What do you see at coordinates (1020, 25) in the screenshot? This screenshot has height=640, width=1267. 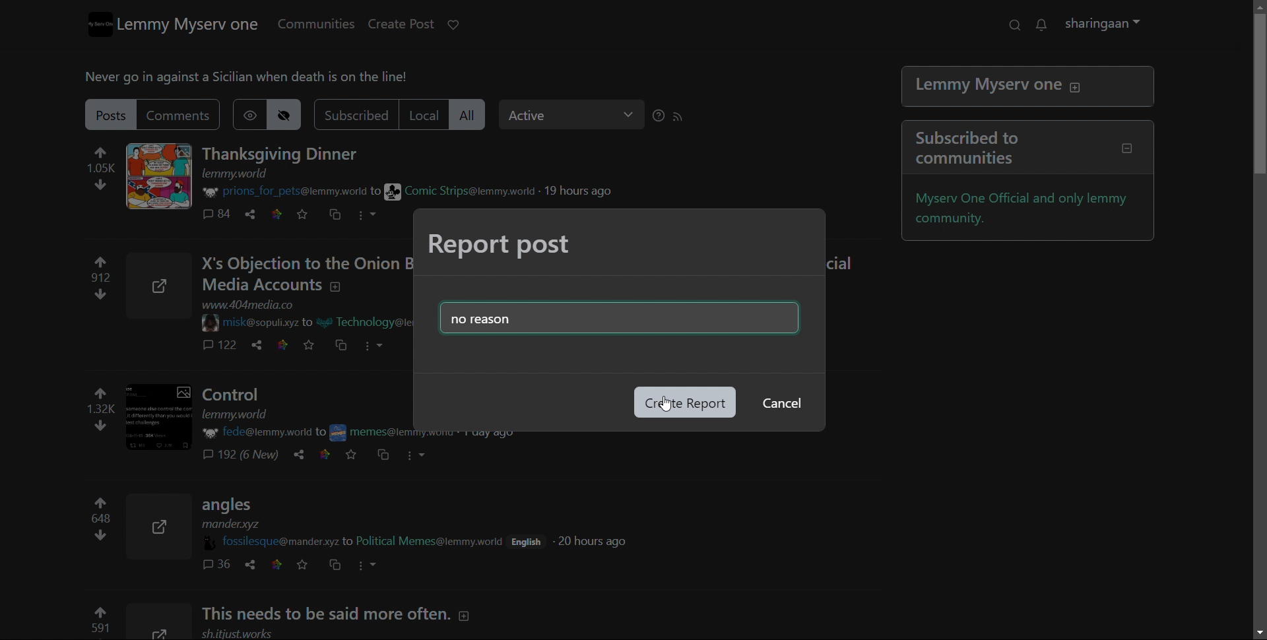 I see `search` at bounding box center [1020, 25].